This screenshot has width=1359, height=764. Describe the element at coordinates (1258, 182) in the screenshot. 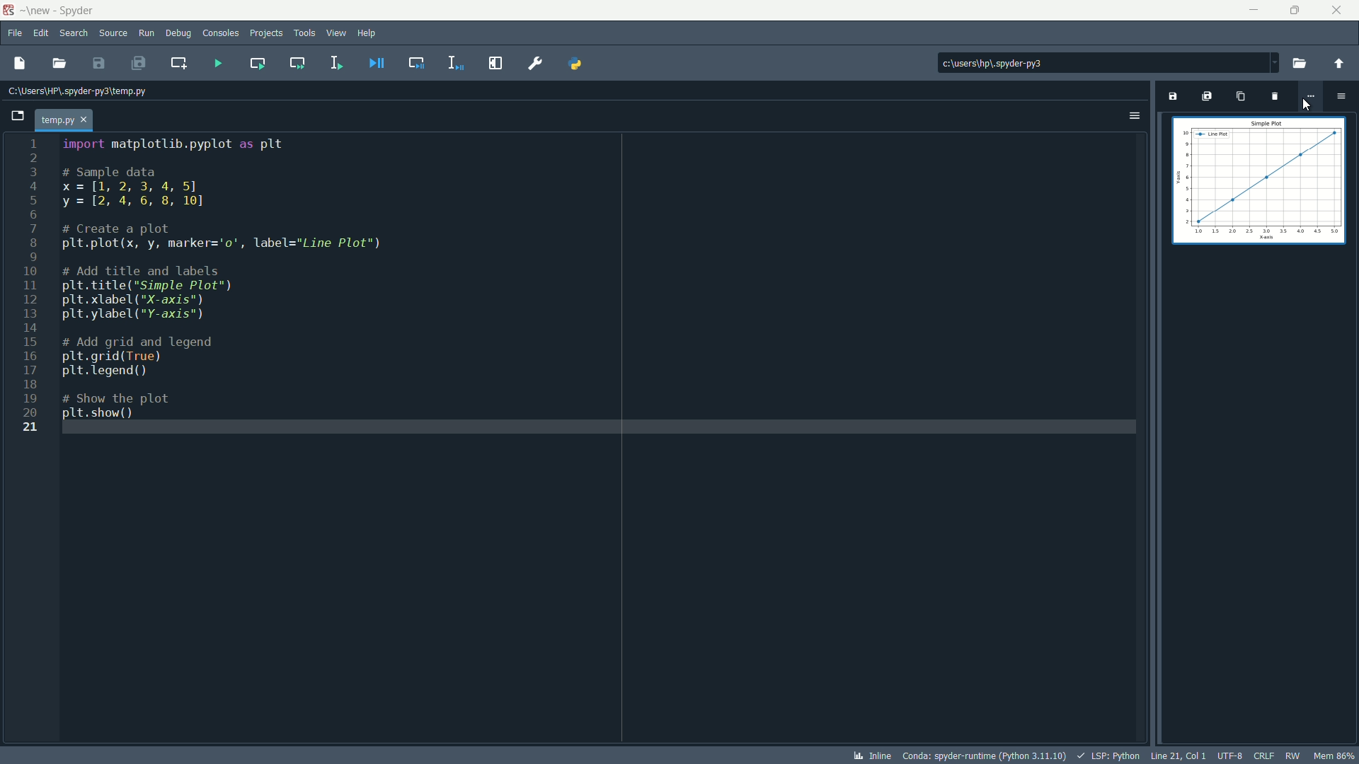

I see `graph` at that location.